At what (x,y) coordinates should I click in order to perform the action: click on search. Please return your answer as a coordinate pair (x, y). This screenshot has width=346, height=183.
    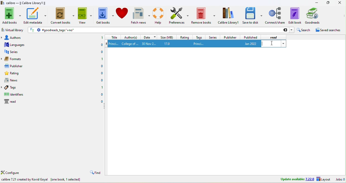
    Looking at the image, I should click on (303, 30).